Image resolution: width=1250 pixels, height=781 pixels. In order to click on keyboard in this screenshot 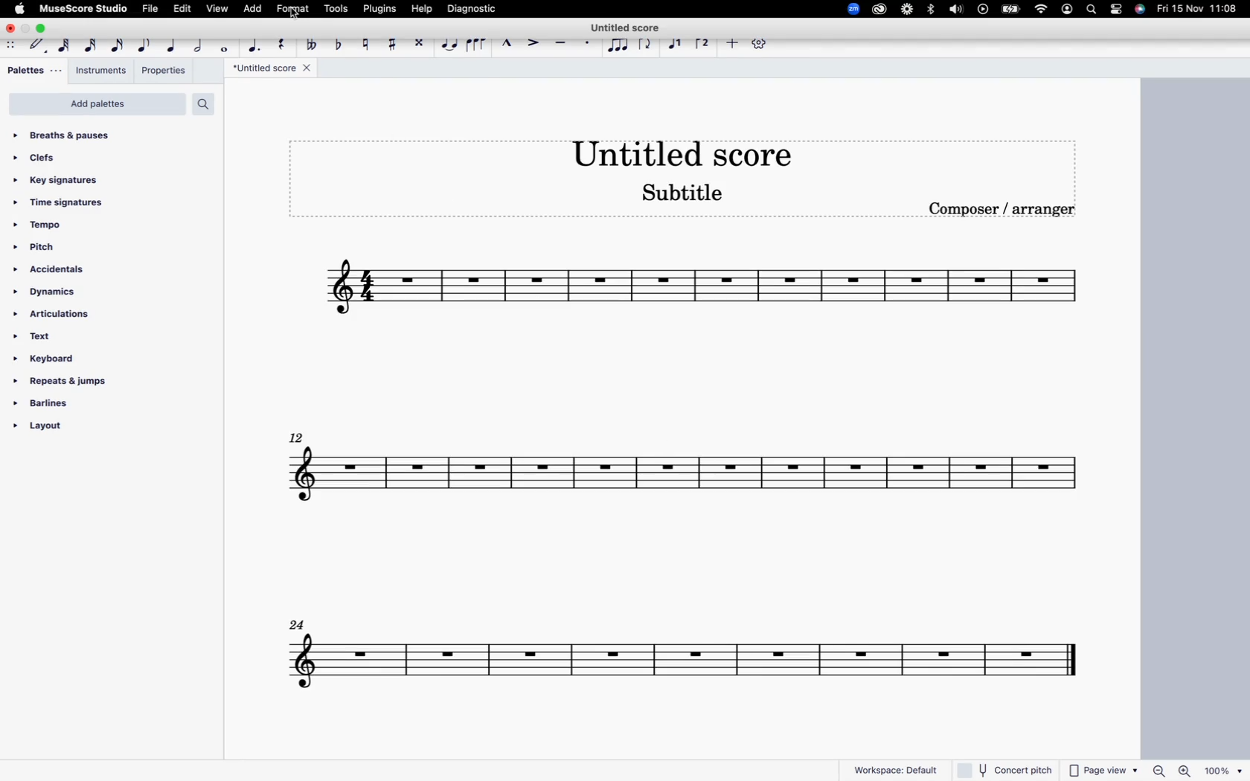, I will do `click(46, 359)`.